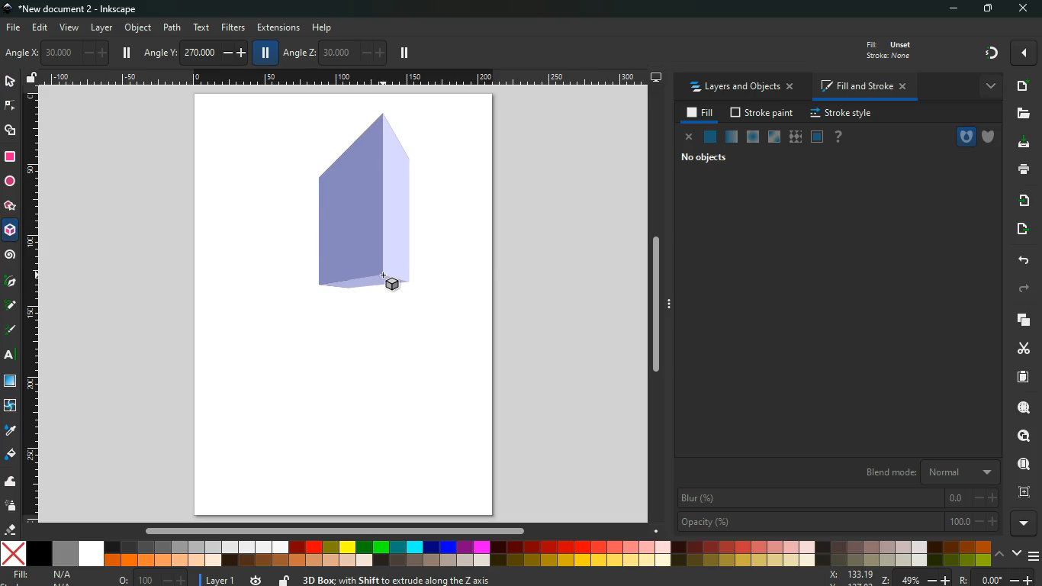 Image resolution: width=1042 pixels, height=586 pixels. What do you see at coordinates (11, 106) in the screenshot?
I see `edge` at bounding box center [11, 106].